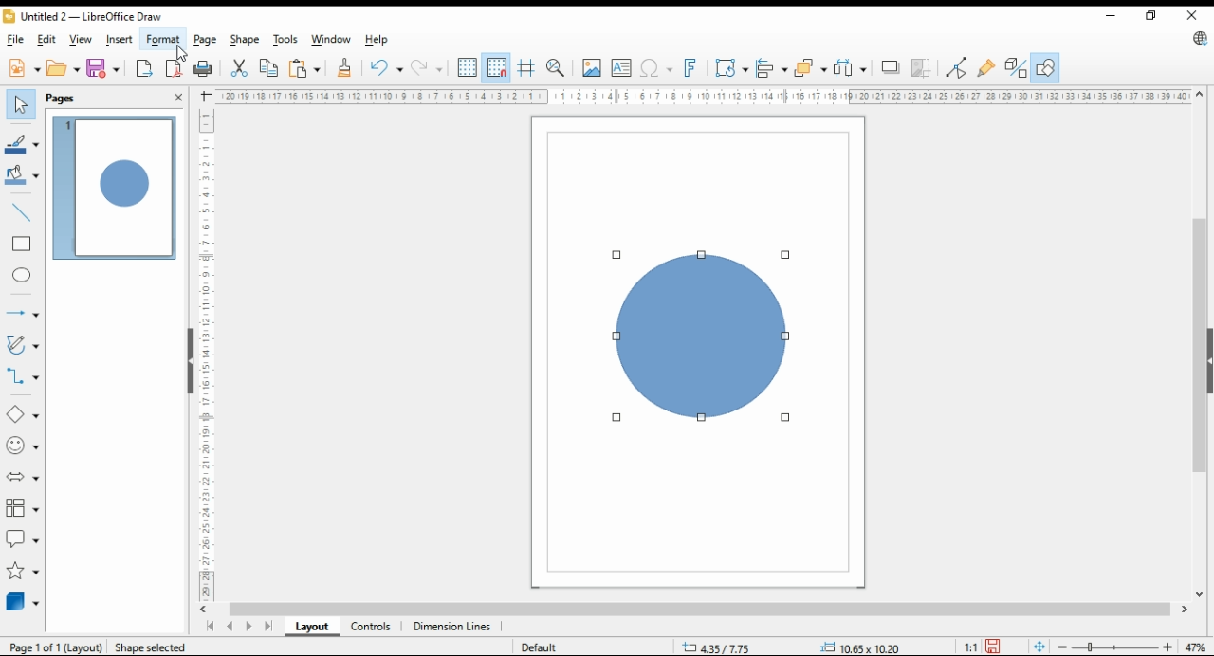 This screenshot has width=1214, height=656. I want to click on toggle extrusions, so click(1016, 66).